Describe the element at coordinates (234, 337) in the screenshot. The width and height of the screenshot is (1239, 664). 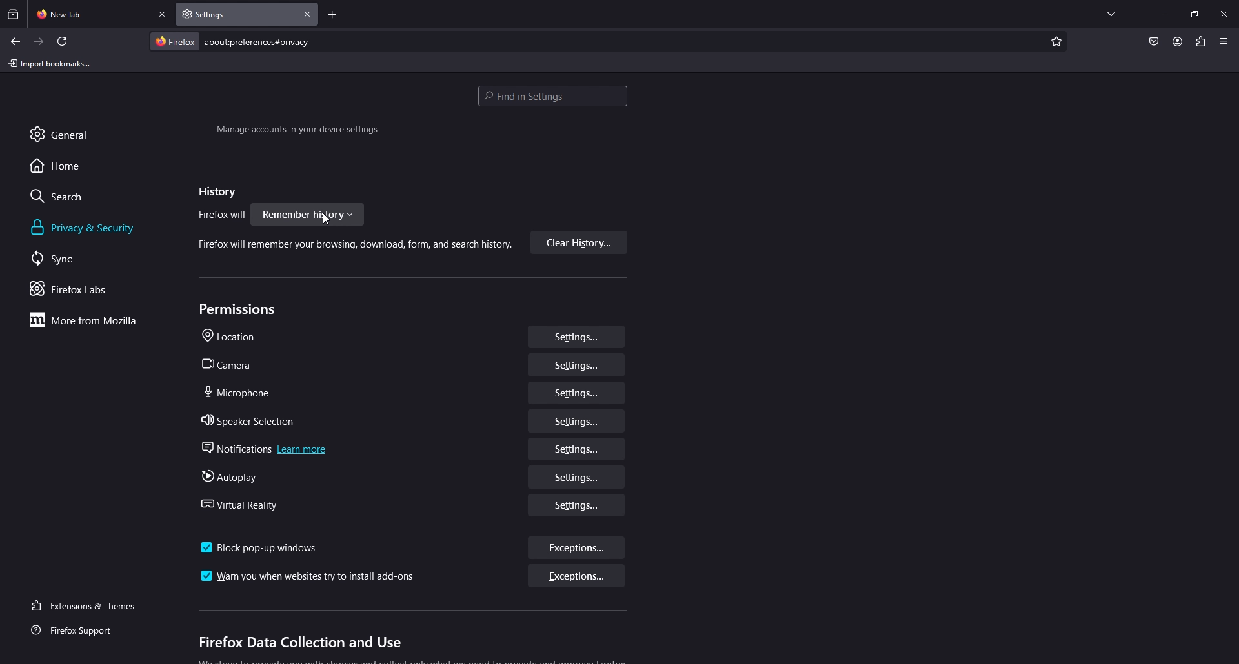
I see `location` at that location.